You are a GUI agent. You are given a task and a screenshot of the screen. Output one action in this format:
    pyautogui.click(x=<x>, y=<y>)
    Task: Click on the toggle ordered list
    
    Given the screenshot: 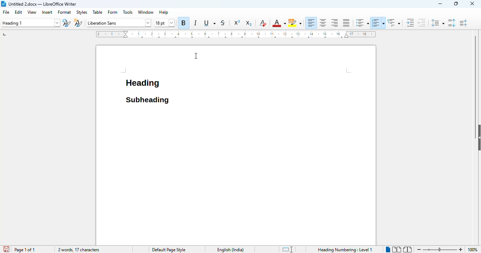 What is the action you would take?
    pyautogui.click(x=378, y=22)
    